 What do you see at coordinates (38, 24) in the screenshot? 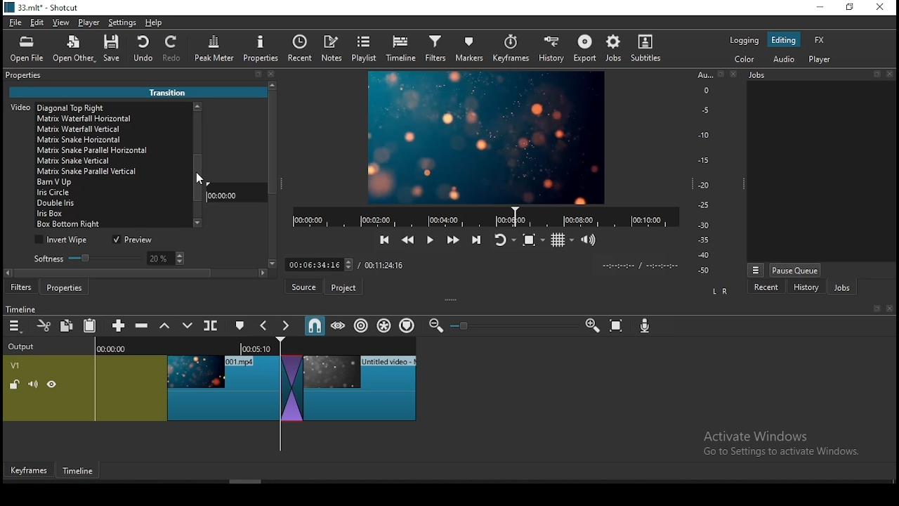
I see `edit` at bounding box center [38, 24].